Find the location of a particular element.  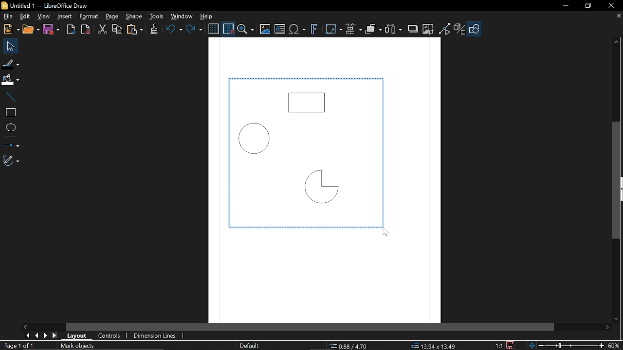

Curves and polygons is located at coordinates (11, 161).